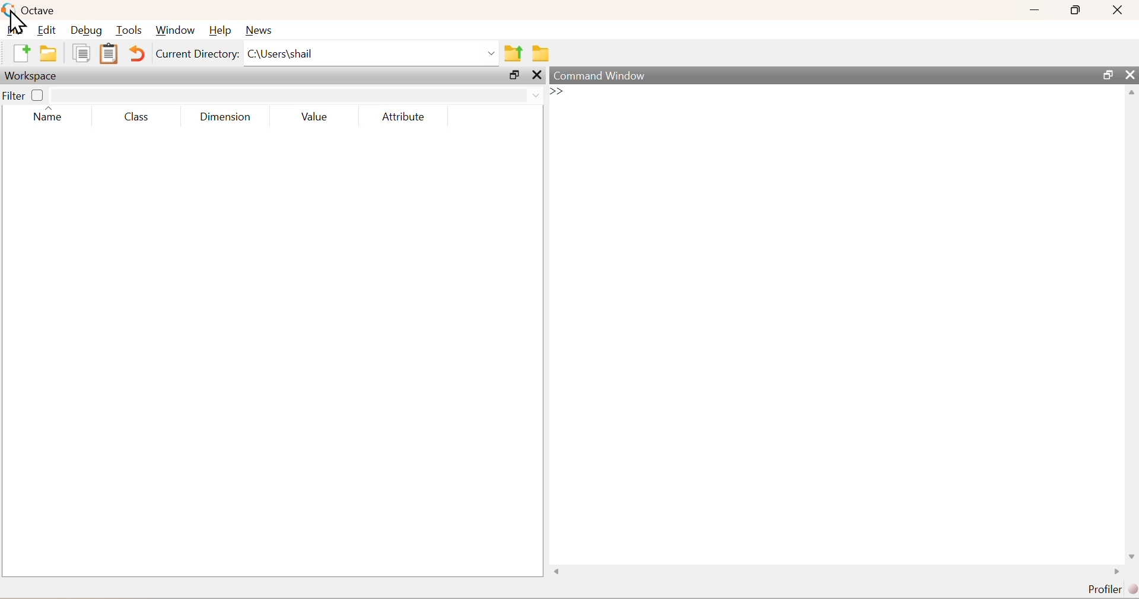  What do you see at coordinates (15, 30) in the screenshot?
I see `File` at bounding box center [15, 30].